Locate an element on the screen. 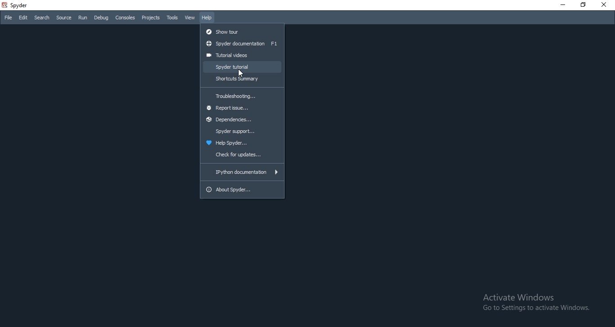  Edit is located at coordinates (23, 18).